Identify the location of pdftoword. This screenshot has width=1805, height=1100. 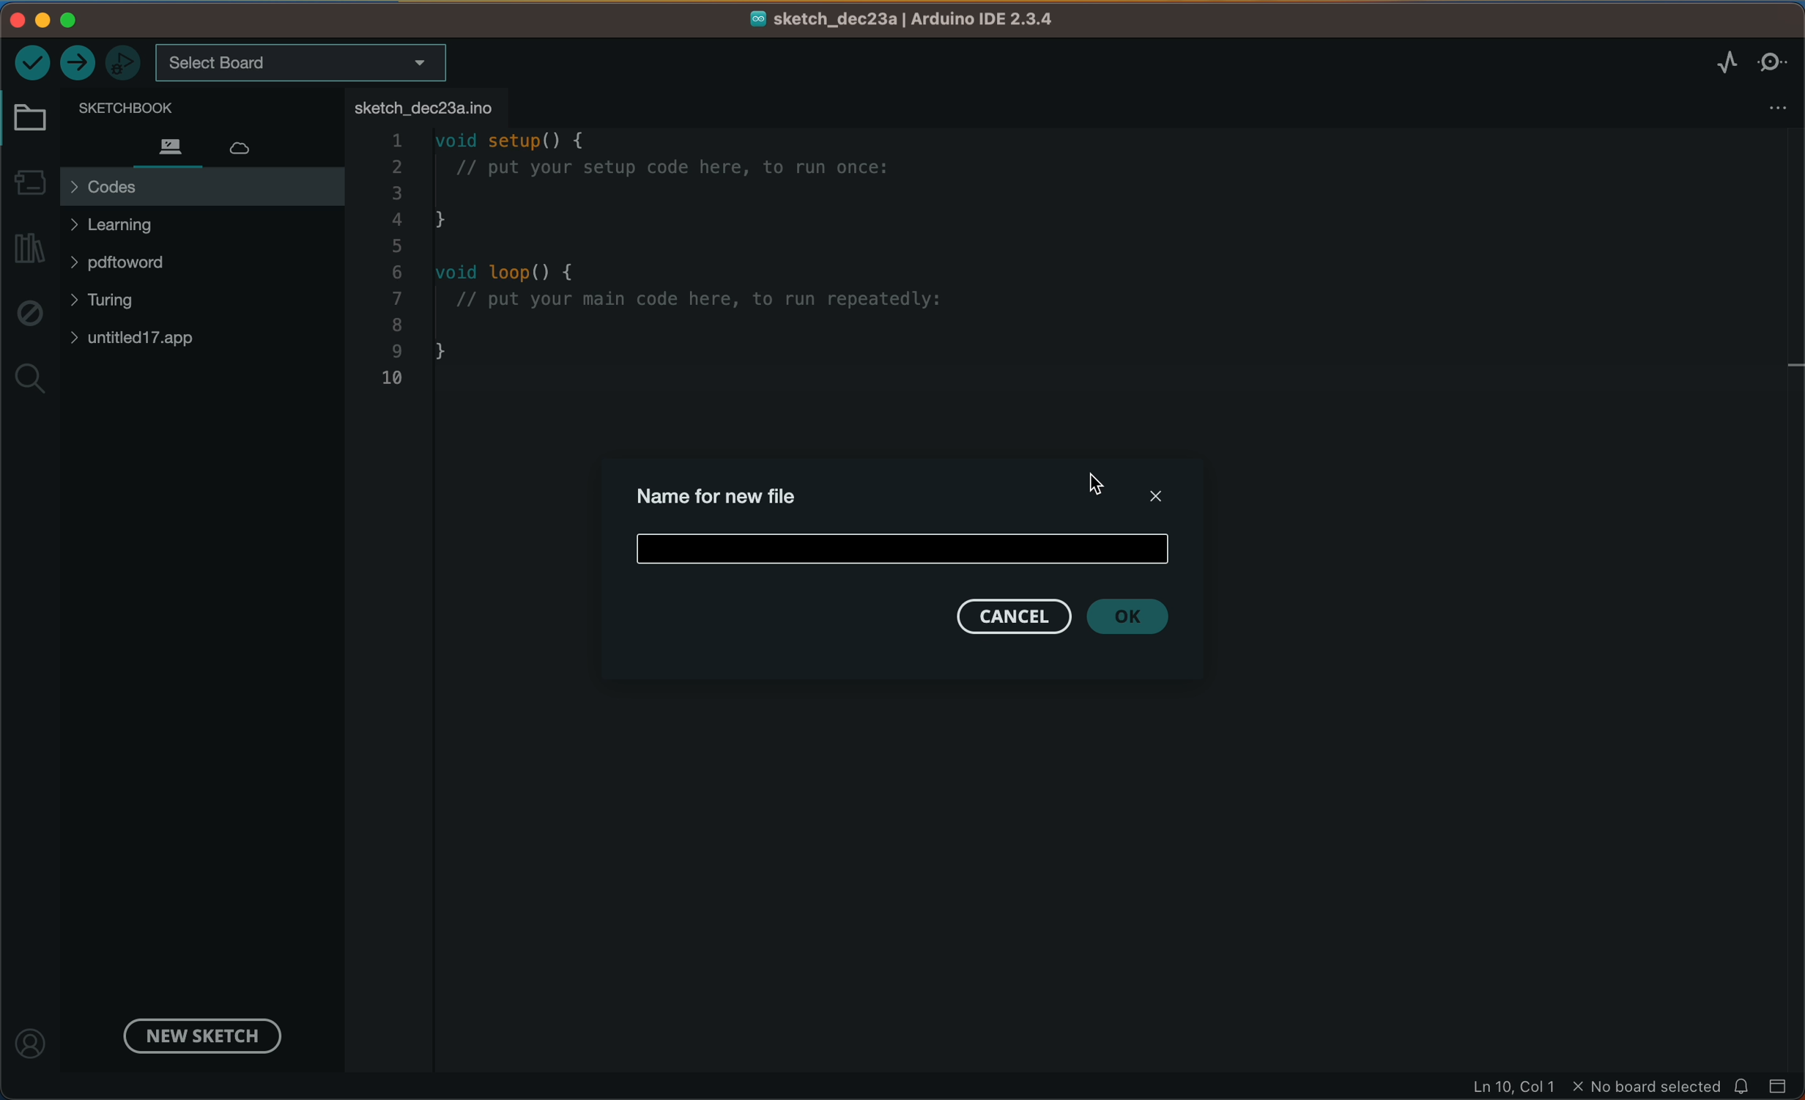
(143, 266).